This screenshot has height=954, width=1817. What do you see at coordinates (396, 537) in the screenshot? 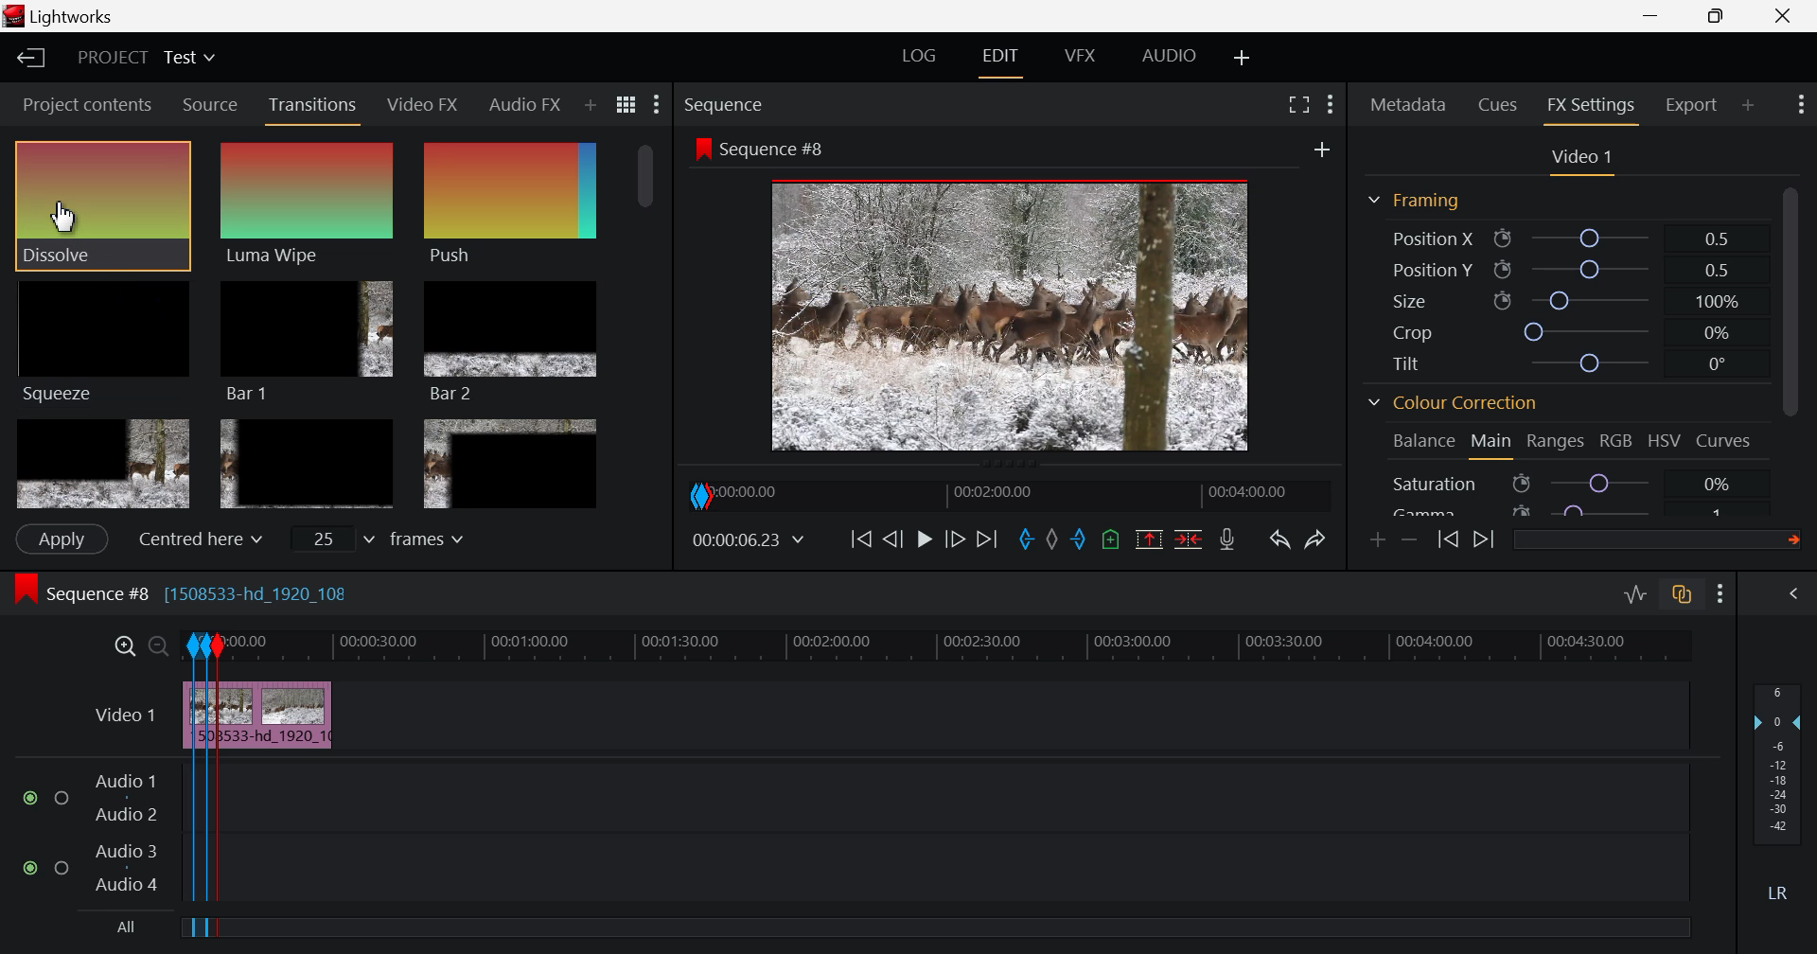
I see `frames input field` at bounding box center [396, 537].